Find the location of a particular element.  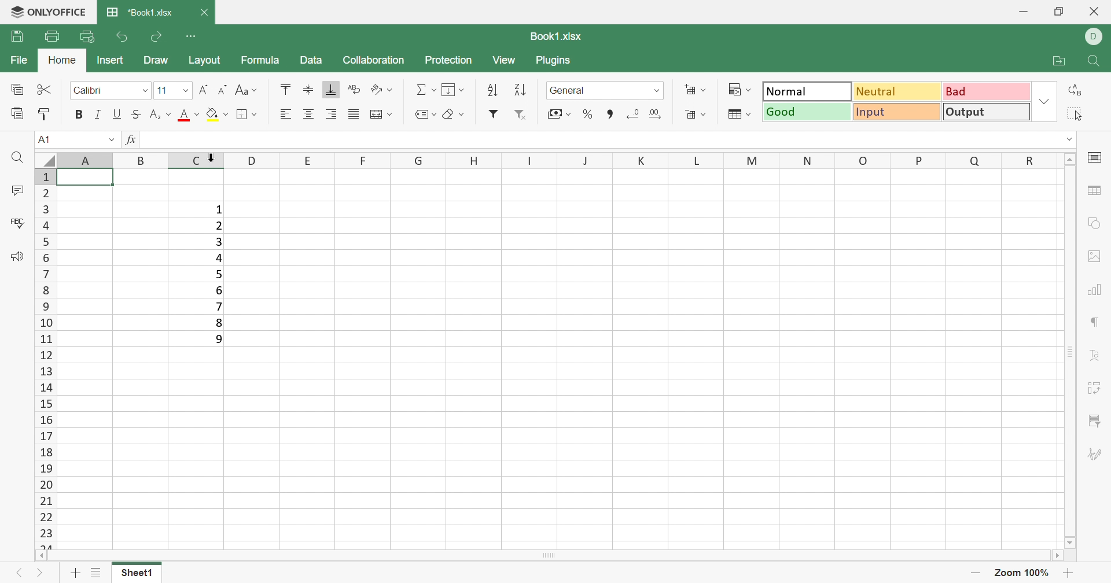

Summation is located at coordinates (423, 91).